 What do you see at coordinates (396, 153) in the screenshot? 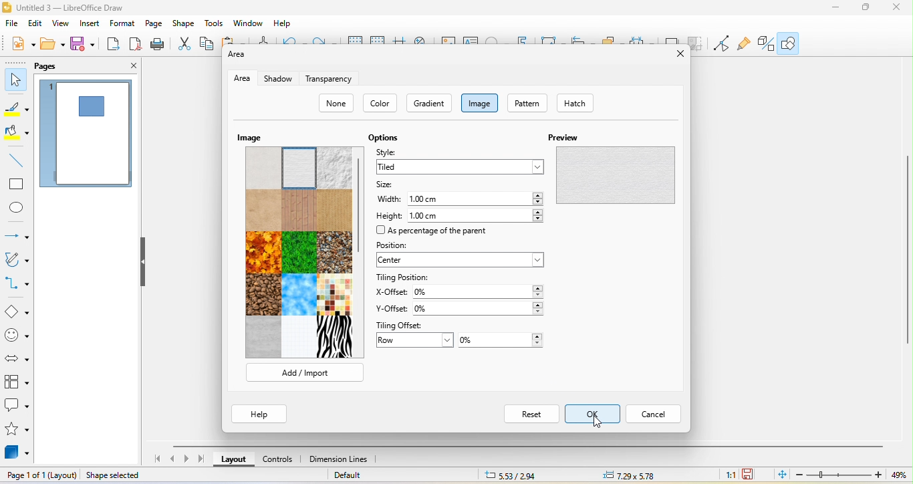
I see `style` at bounding box center [396, 153].